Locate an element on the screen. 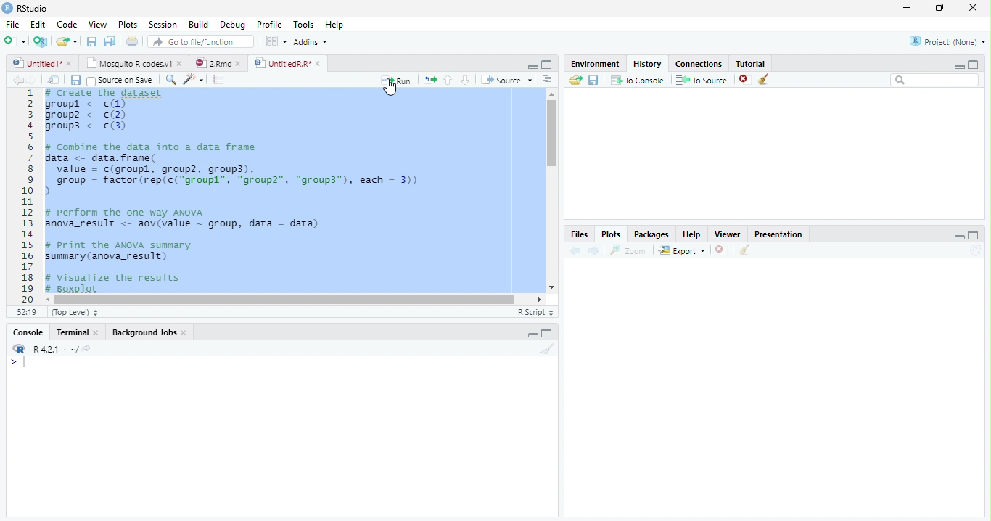  To Console is located at coordinates (638, 80).